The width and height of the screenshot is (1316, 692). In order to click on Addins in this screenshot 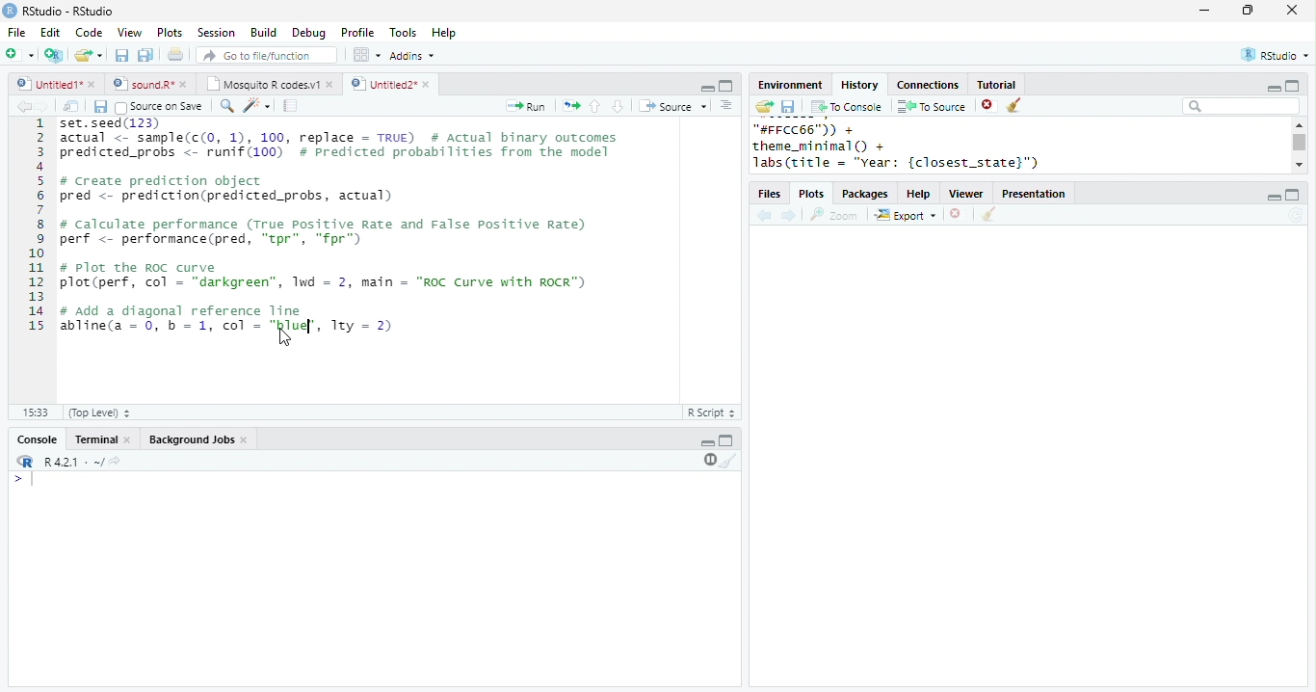, I will do `click(412, 56)`.